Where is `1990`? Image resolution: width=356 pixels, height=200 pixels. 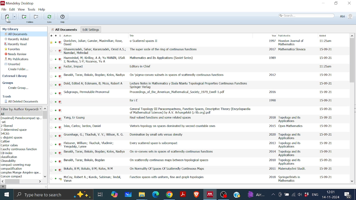 1990 is located at coordinates (273, 101).